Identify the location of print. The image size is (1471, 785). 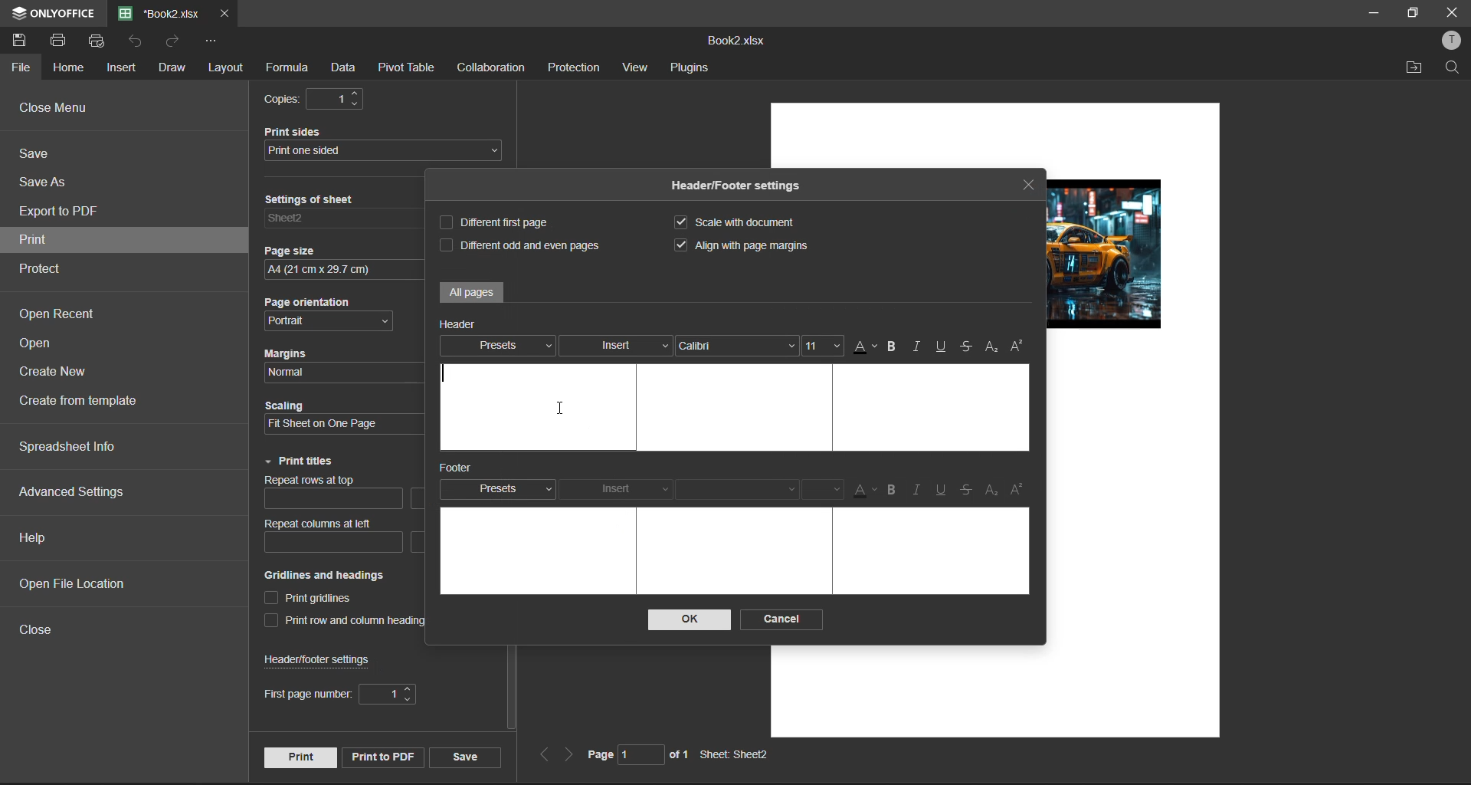
(57, 41).